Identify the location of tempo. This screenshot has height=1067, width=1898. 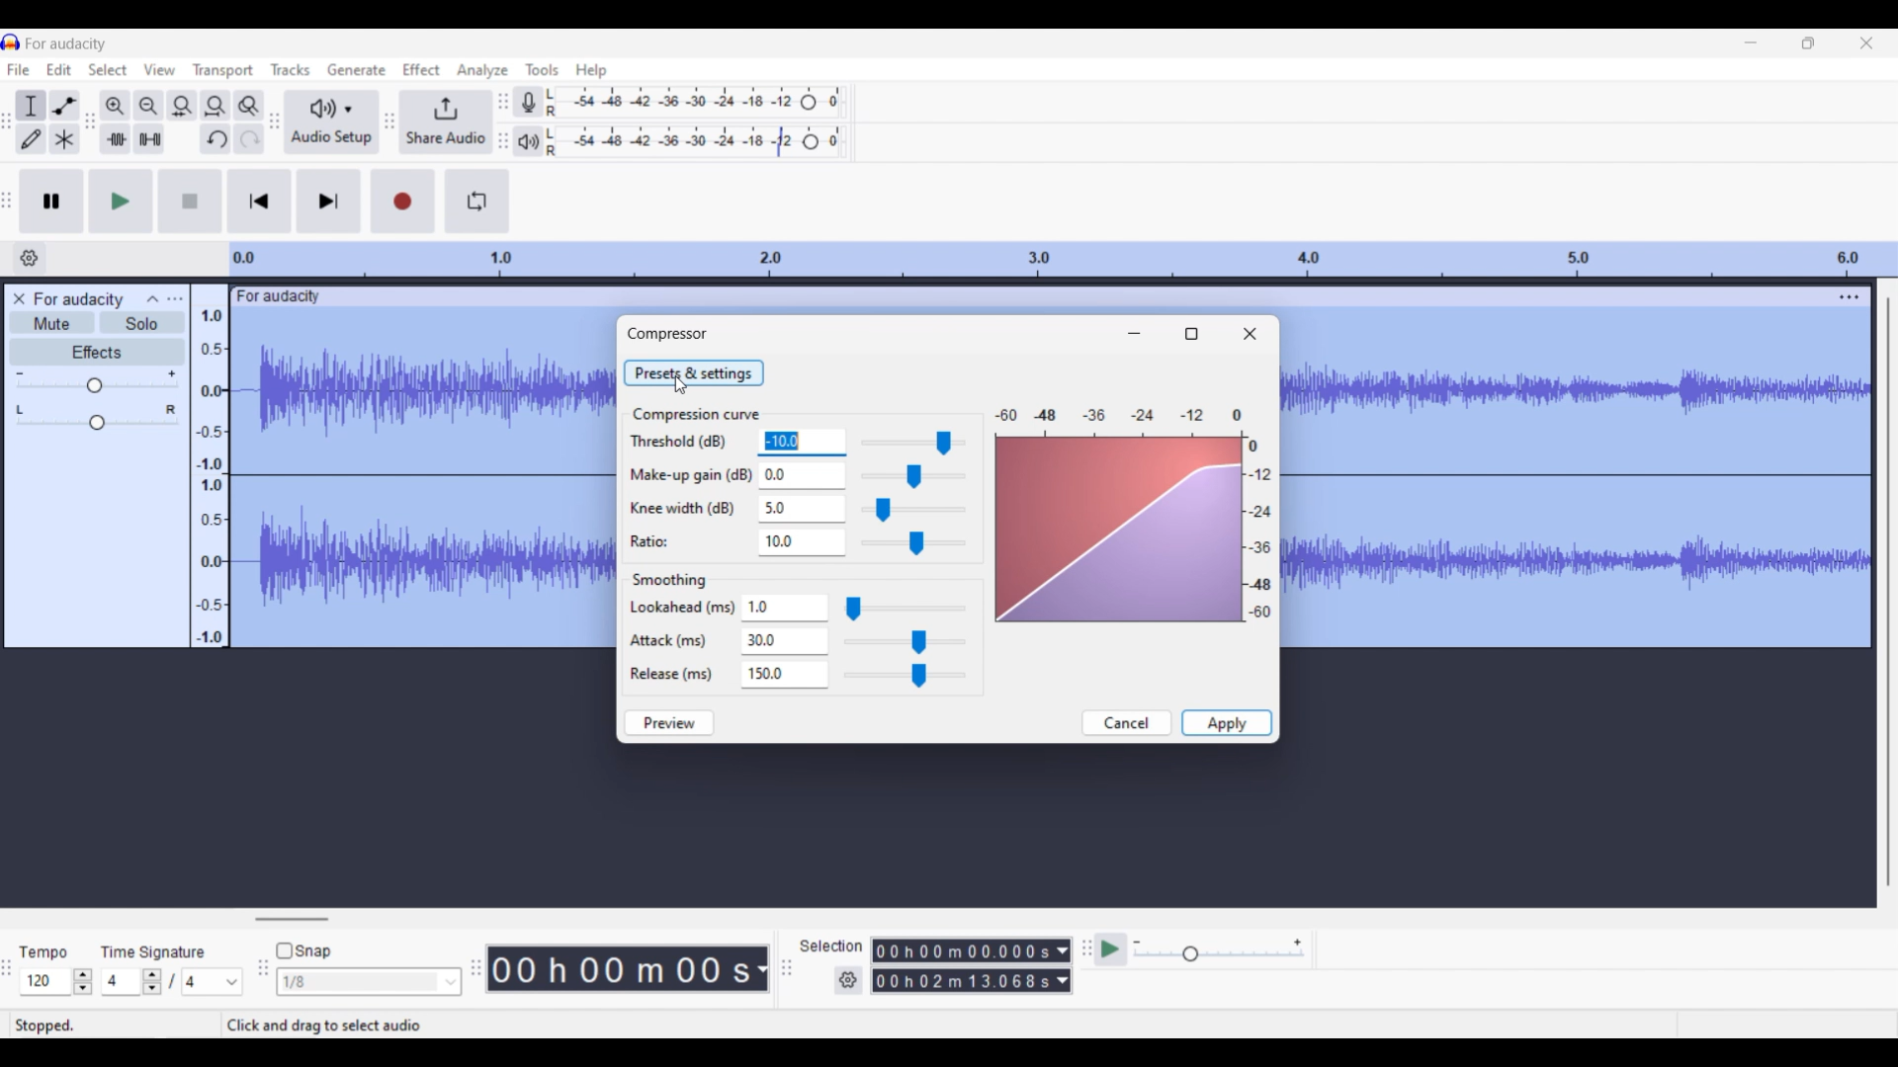
(43, 952).